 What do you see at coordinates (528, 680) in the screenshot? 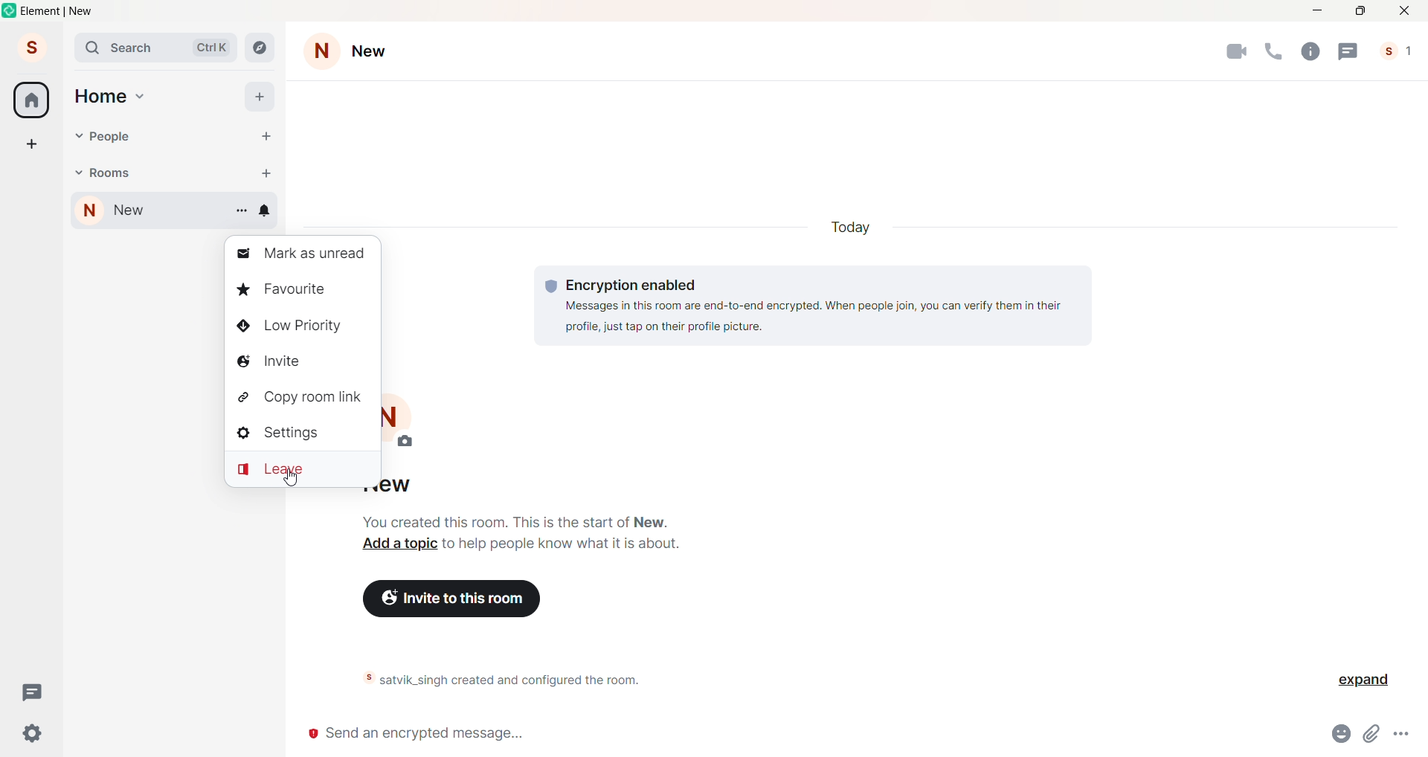
I see `satvik_singh created and configured the room.` at bounding box center [528, 680].